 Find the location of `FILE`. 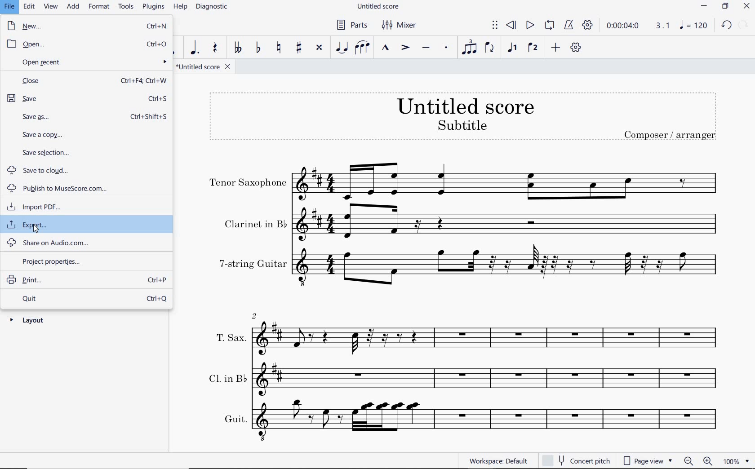

FILE is located at coordinates (9, 7).